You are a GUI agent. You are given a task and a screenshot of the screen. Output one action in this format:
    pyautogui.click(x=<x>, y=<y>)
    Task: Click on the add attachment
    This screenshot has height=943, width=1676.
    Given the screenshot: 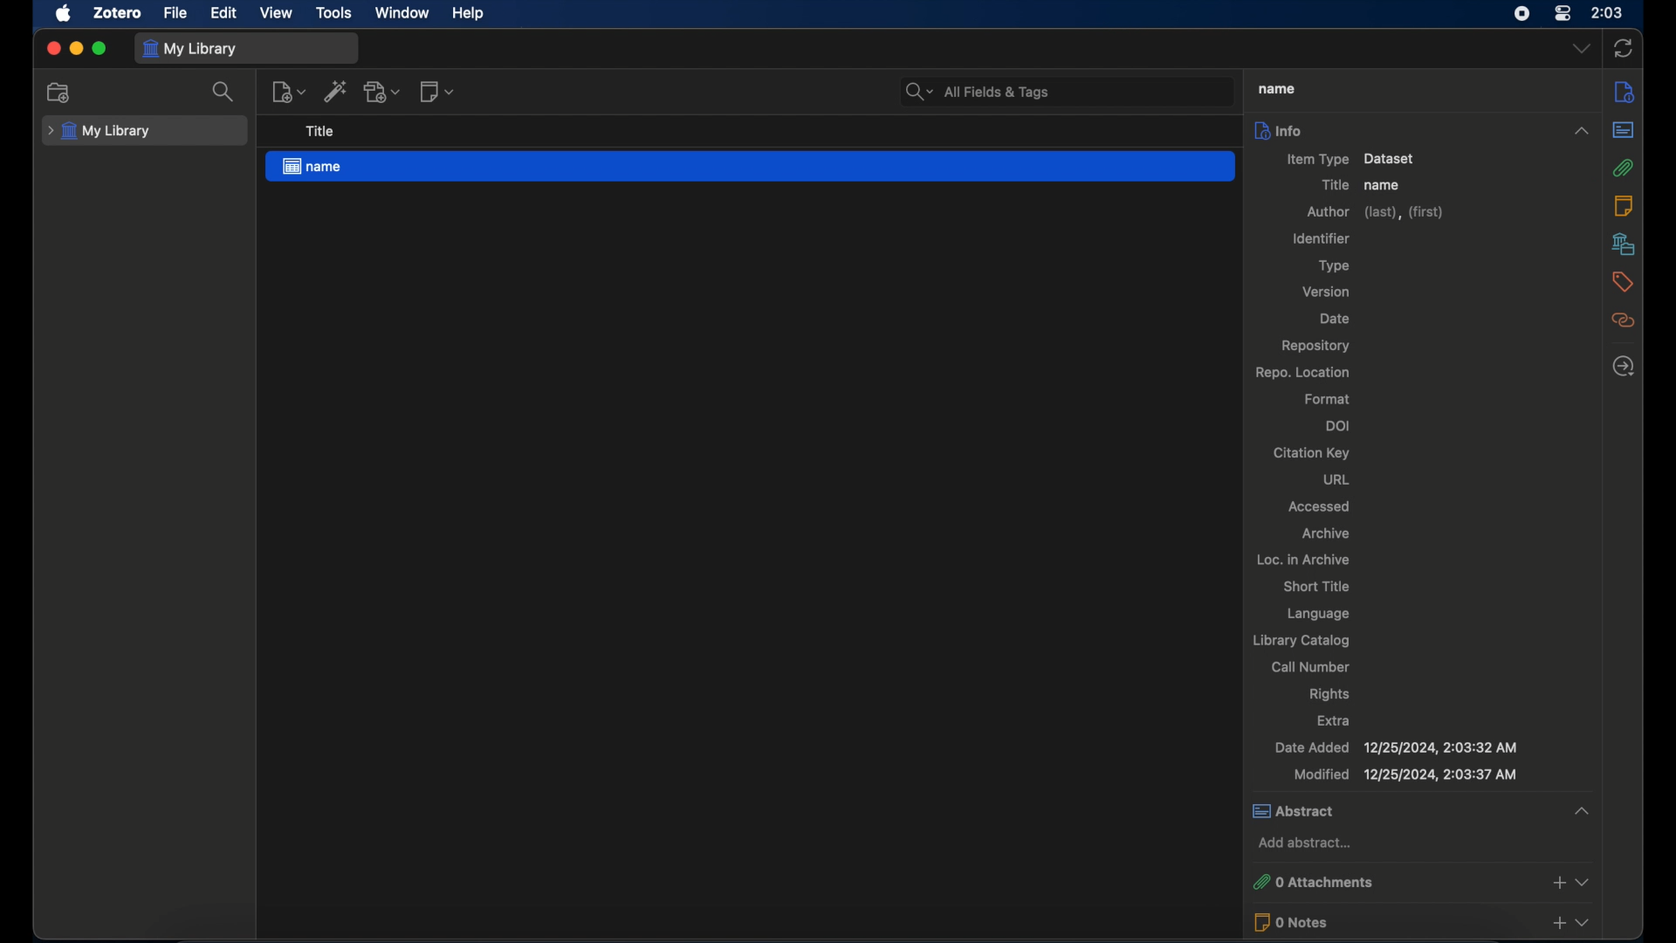 What is the action you would take?
    pyautogui.click(x=384, y=92)
    